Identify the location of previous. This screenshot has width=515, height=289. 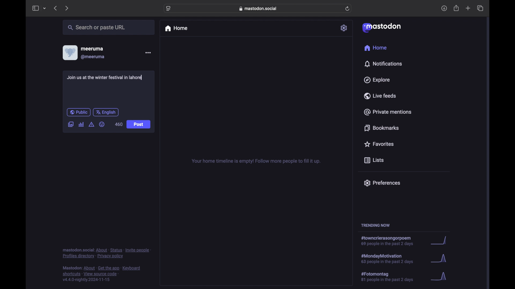
(55, 8).